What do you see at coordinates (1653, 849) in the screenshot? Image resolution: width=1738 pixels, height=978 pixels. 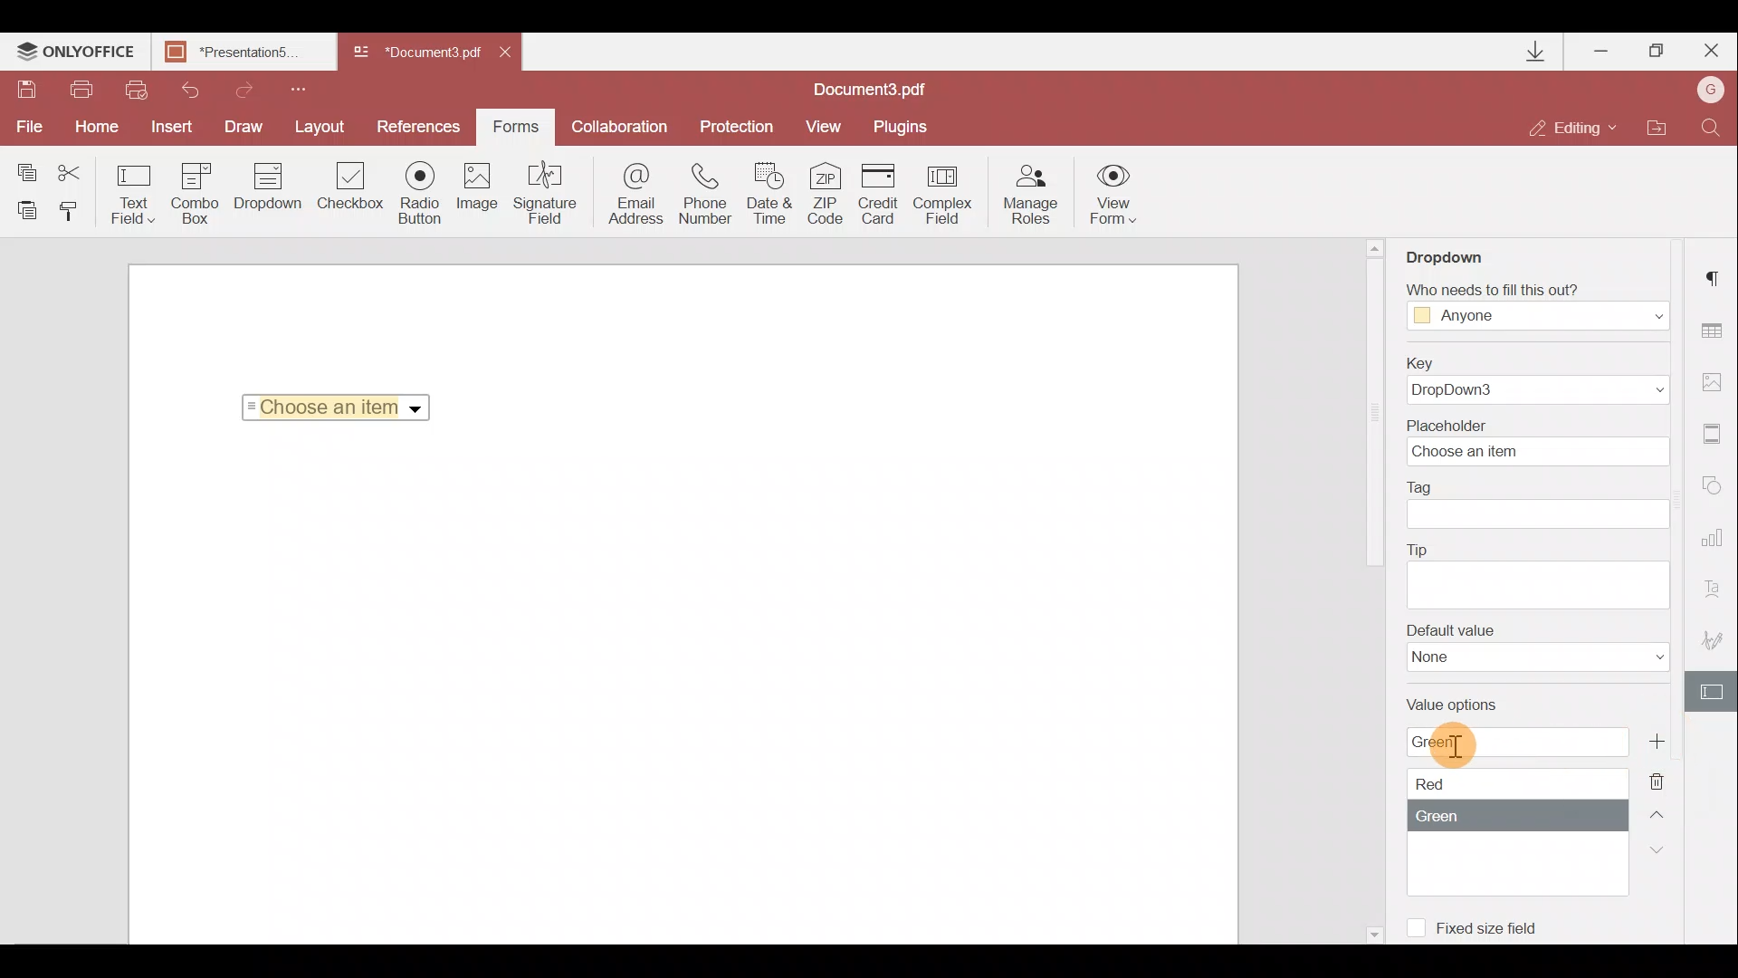 I see `Down` at bounding box center [1653, 849].